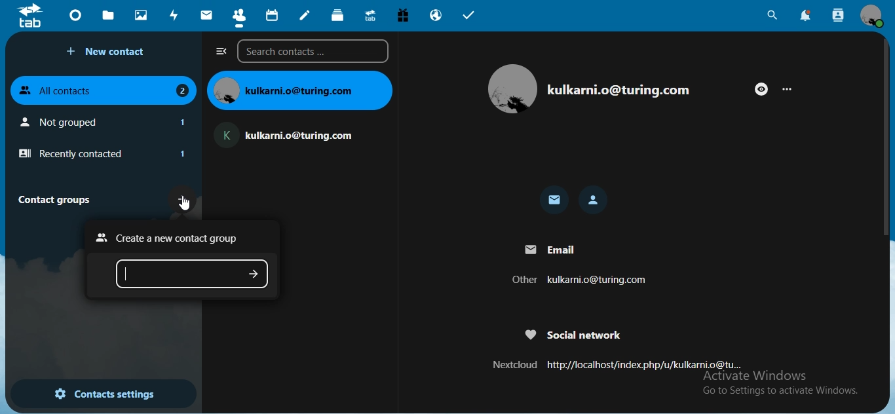 The width and height of the screenshot is (895, 414). Describe the element at coordinates (186, 207) in the screenshot. I see `cursor` at that location.